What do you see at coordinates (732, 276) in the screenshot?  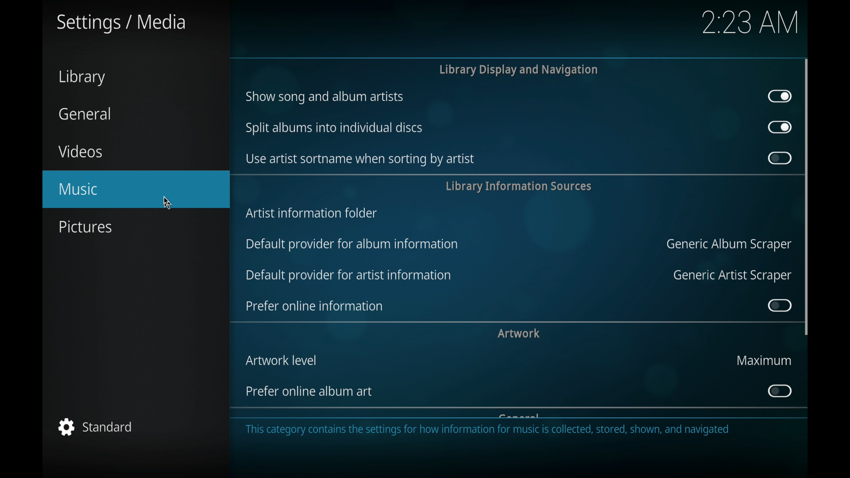 I see `generic artist scraper` at bounding box center [732, 276].